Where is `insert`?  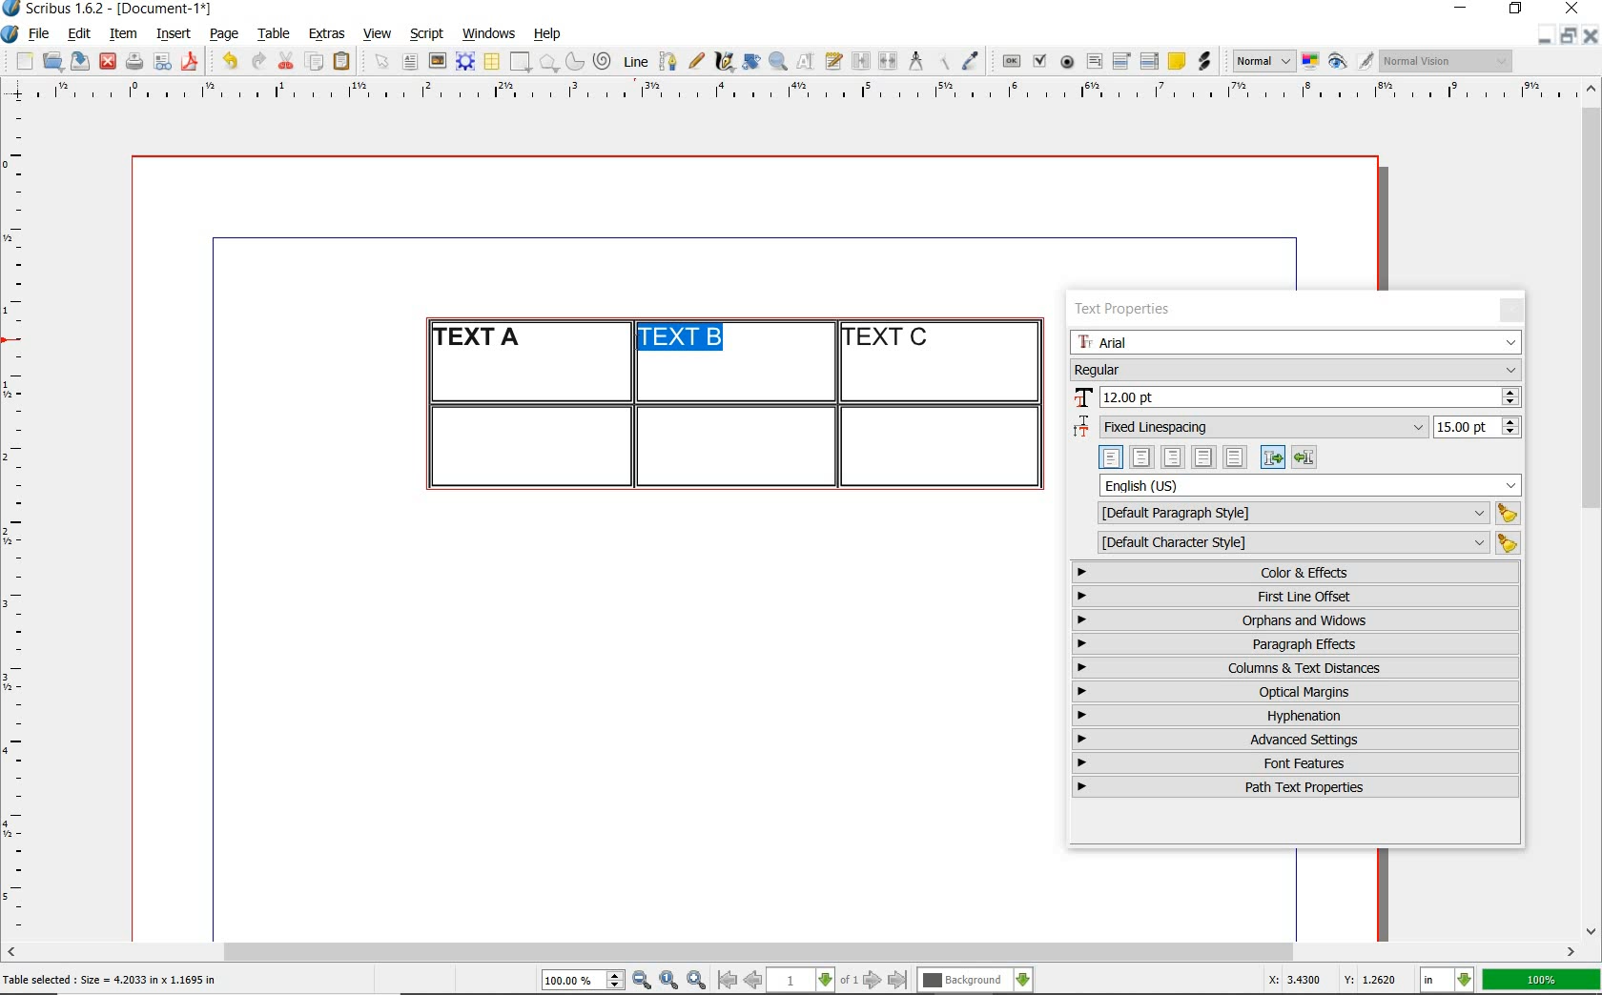
insert is located at coordinates (174, 34).